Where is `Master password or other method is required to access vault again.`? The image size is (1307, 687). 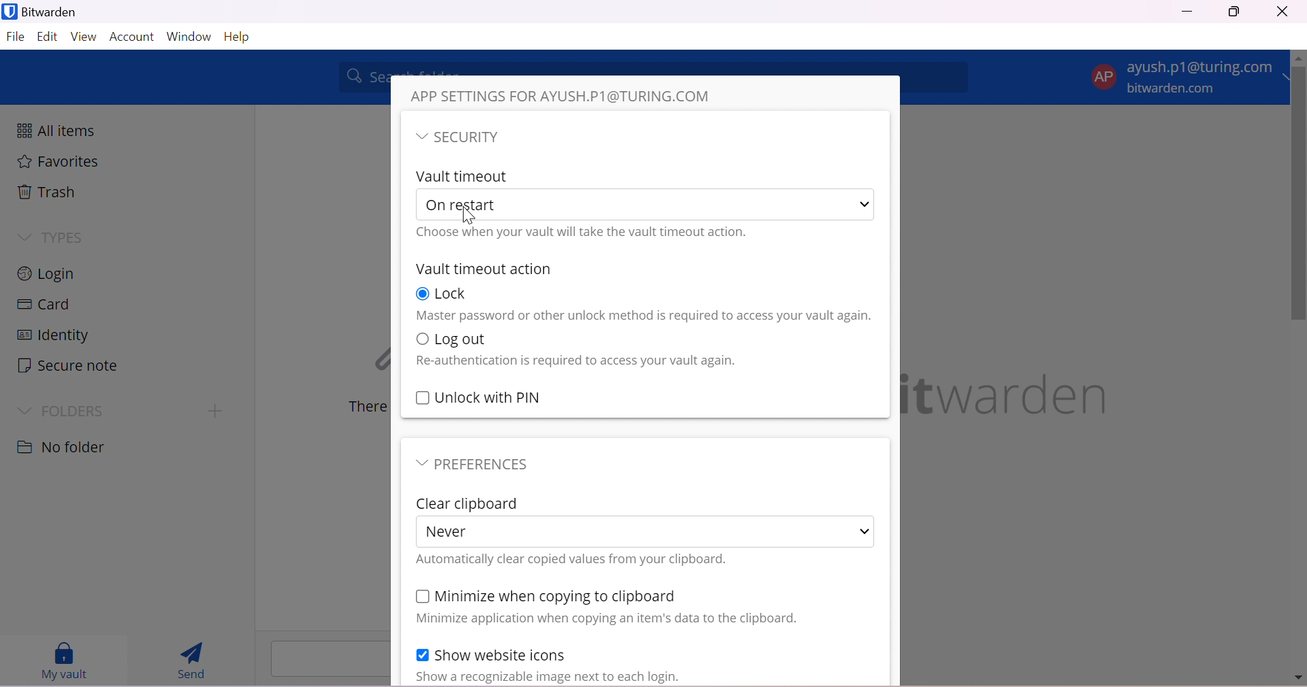 Master password or other method is required to access vault again. is located at coordinates (643, 316).